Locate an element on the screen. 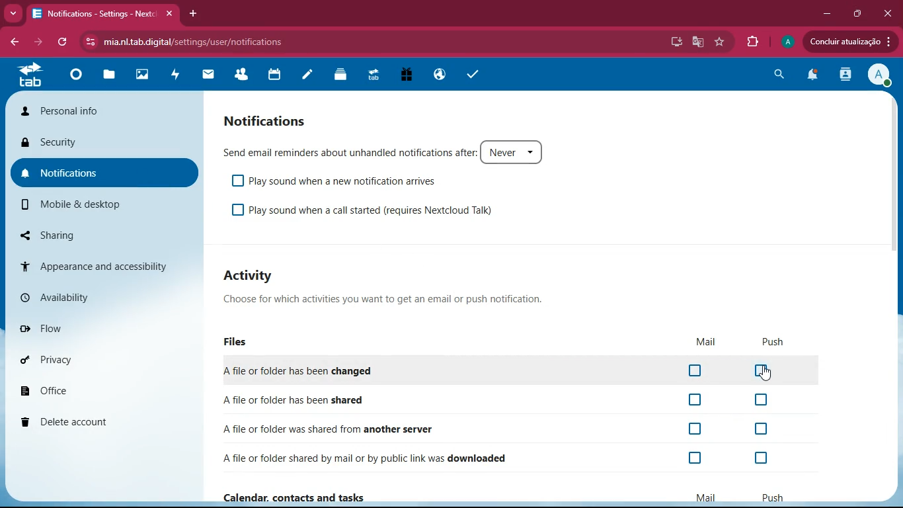  layers is located at coordinates (342, 74).